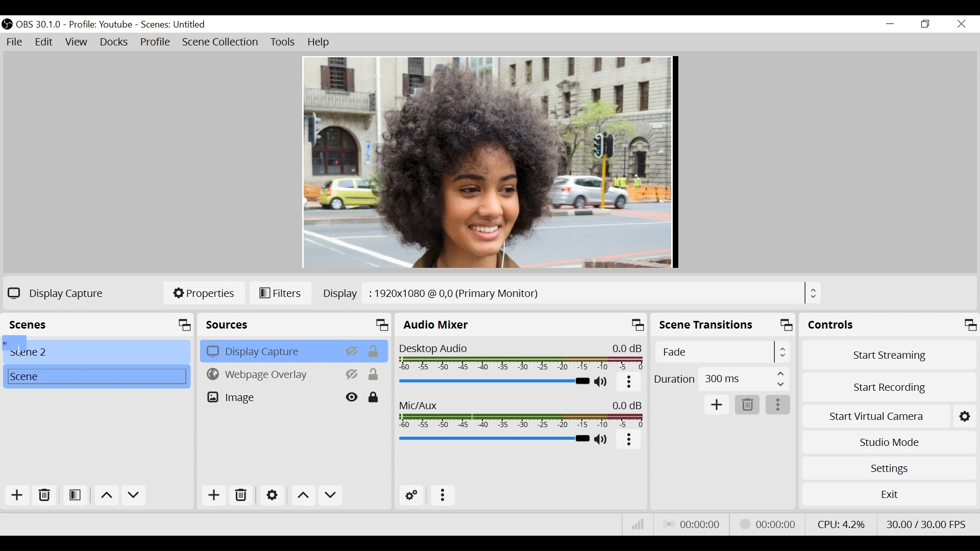 The image size is (980, 551). Describe the element at coordinates (241, 494) in the screenshot. I see `Delete` at that location.